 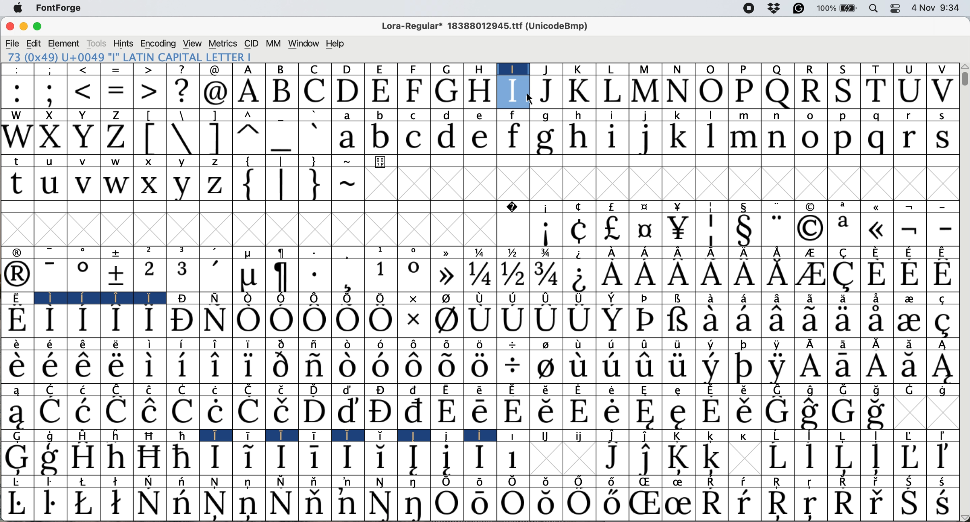 What do you see at coordinates (778, 344) in the screenshot?
I see `Symbol` at bounding box center [778, 344].